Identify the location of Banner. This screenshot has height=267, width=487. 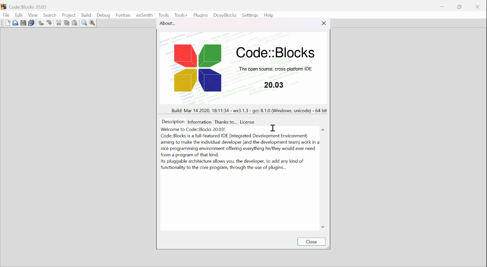
(240, 69).